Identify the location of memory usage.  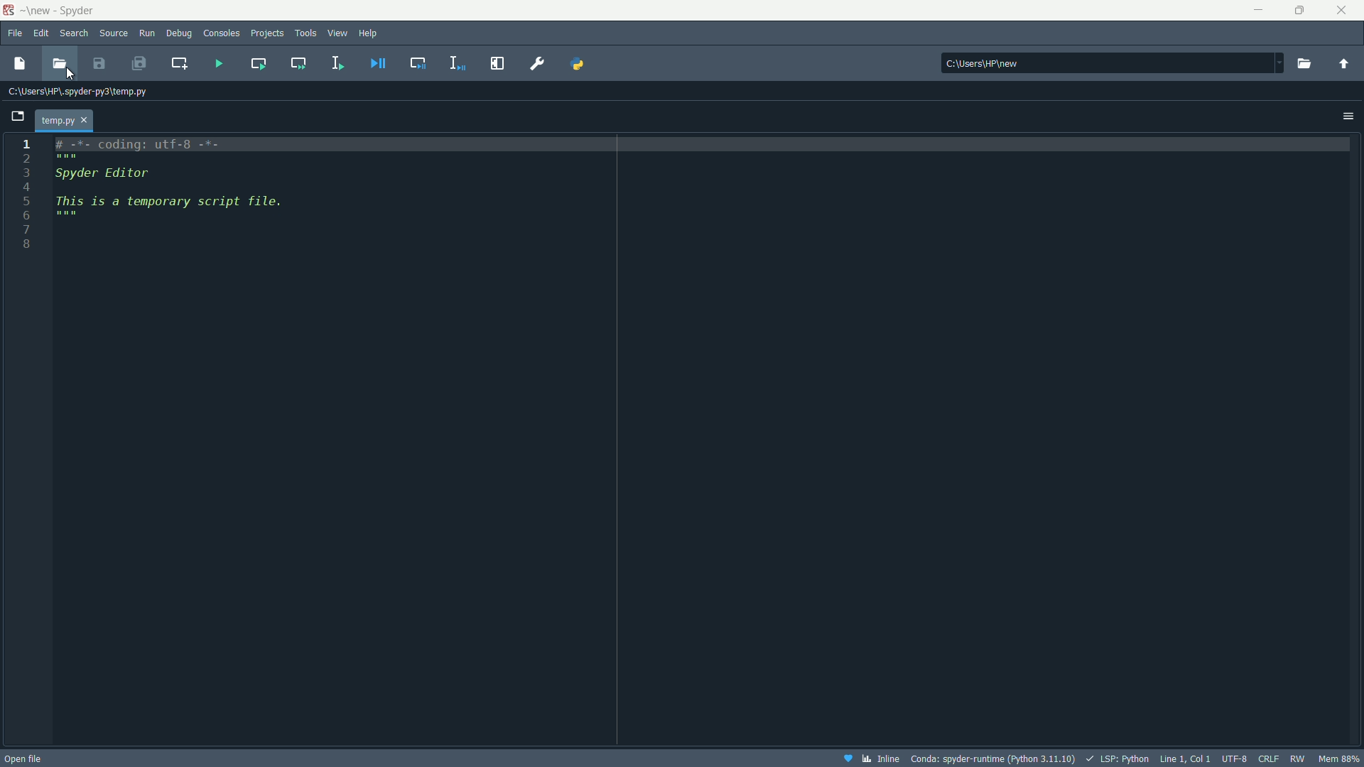
(1338, 759).